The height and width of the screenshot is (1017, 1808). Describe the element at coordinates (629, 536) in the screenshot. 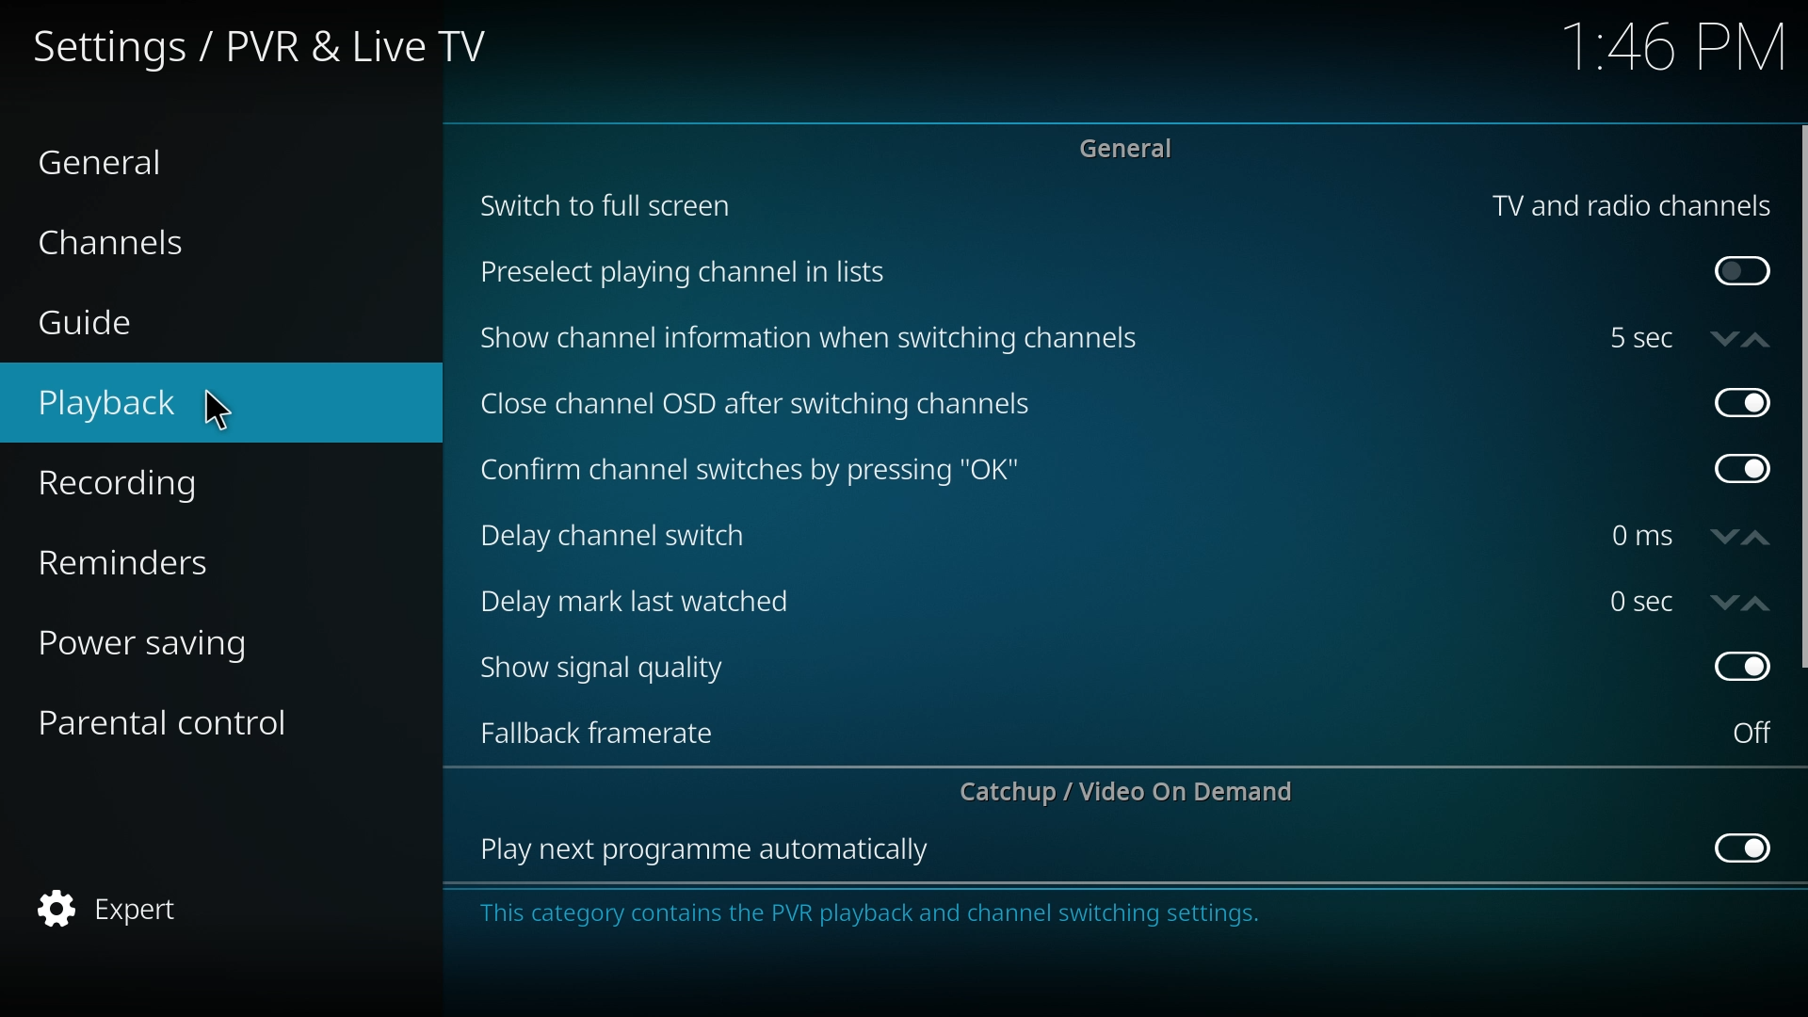

I see `delay channel switch` at that location.